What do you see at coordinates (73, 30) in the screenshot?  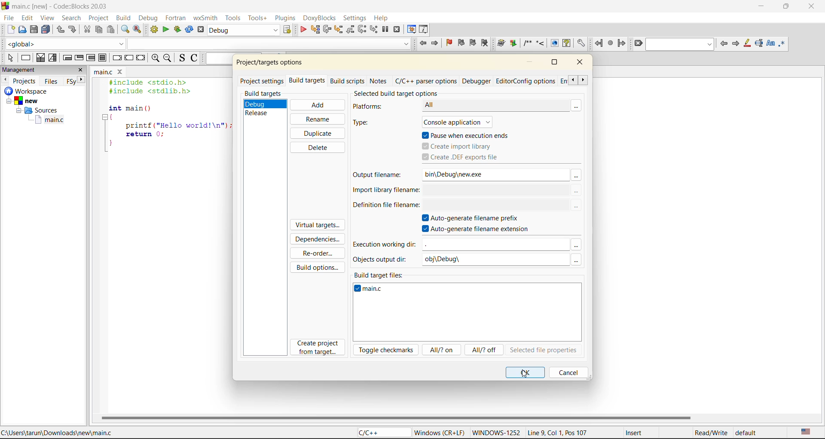 I see `redo` at bounding box center [73, 30].